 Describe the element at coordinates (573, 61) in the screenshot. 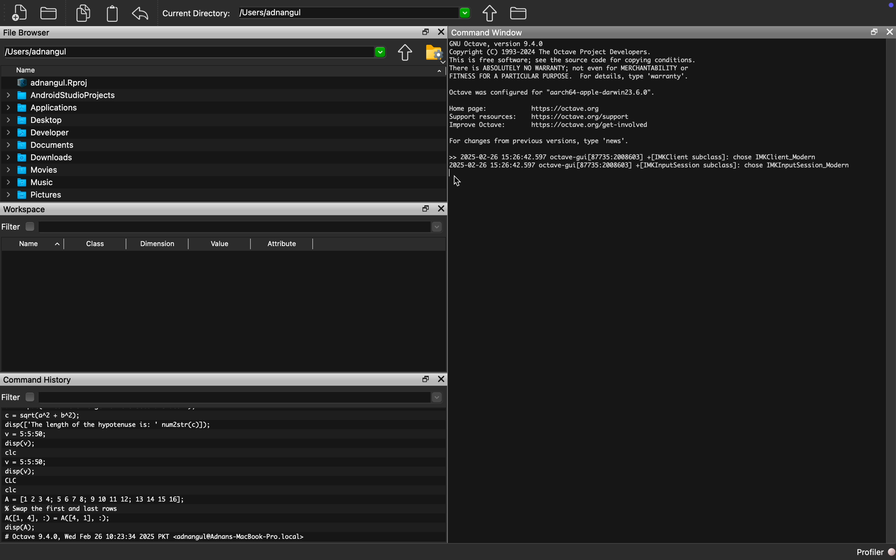

I see `GNU Octave, version 9.4.0

Copyright (C) 1993-2024 The Octave Project Developers.

This is free software; see the source code for copying conditions.
There is ABSOLUTELY NO WARRANTY; not even for MERCHANTABILITY or
FITNESS FOR A PARTICULAR PURPOSE. For details, type 'warranty'.` at that location.